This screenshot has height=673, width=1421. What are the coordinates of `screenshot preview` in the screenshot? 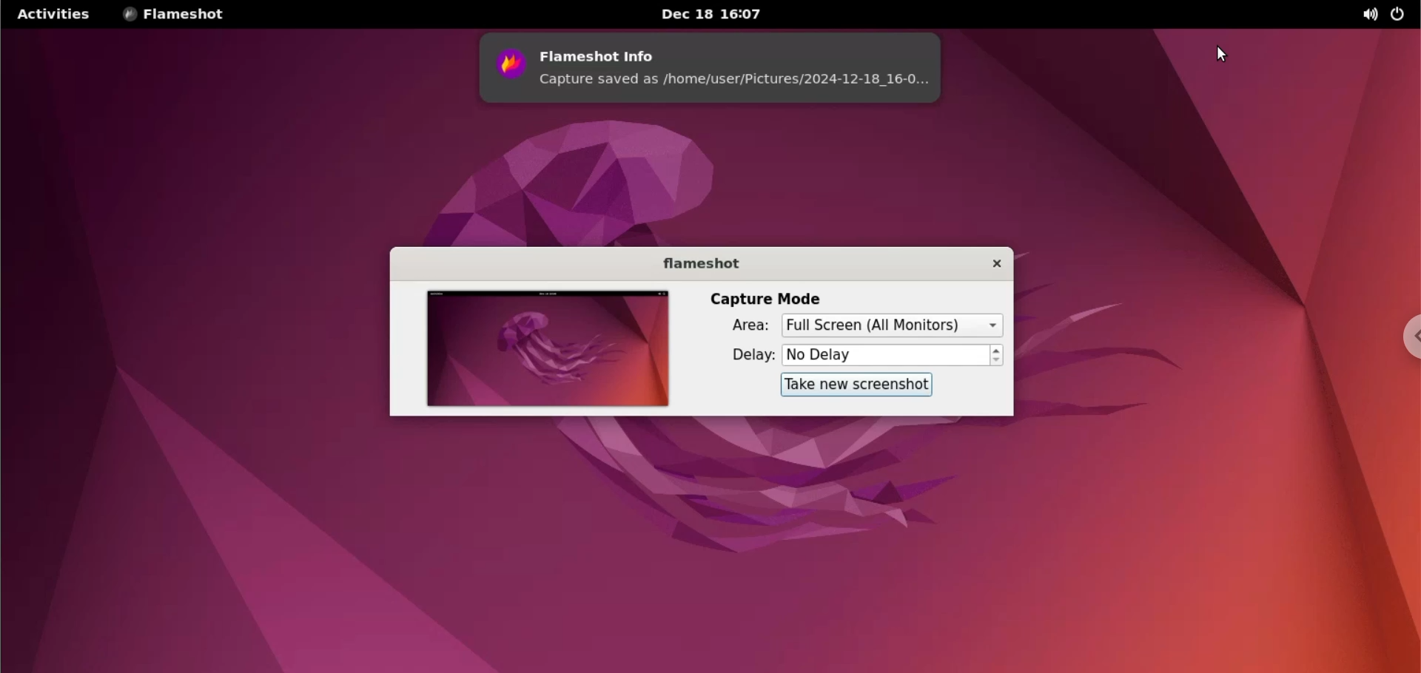 It's located at (548, 348).